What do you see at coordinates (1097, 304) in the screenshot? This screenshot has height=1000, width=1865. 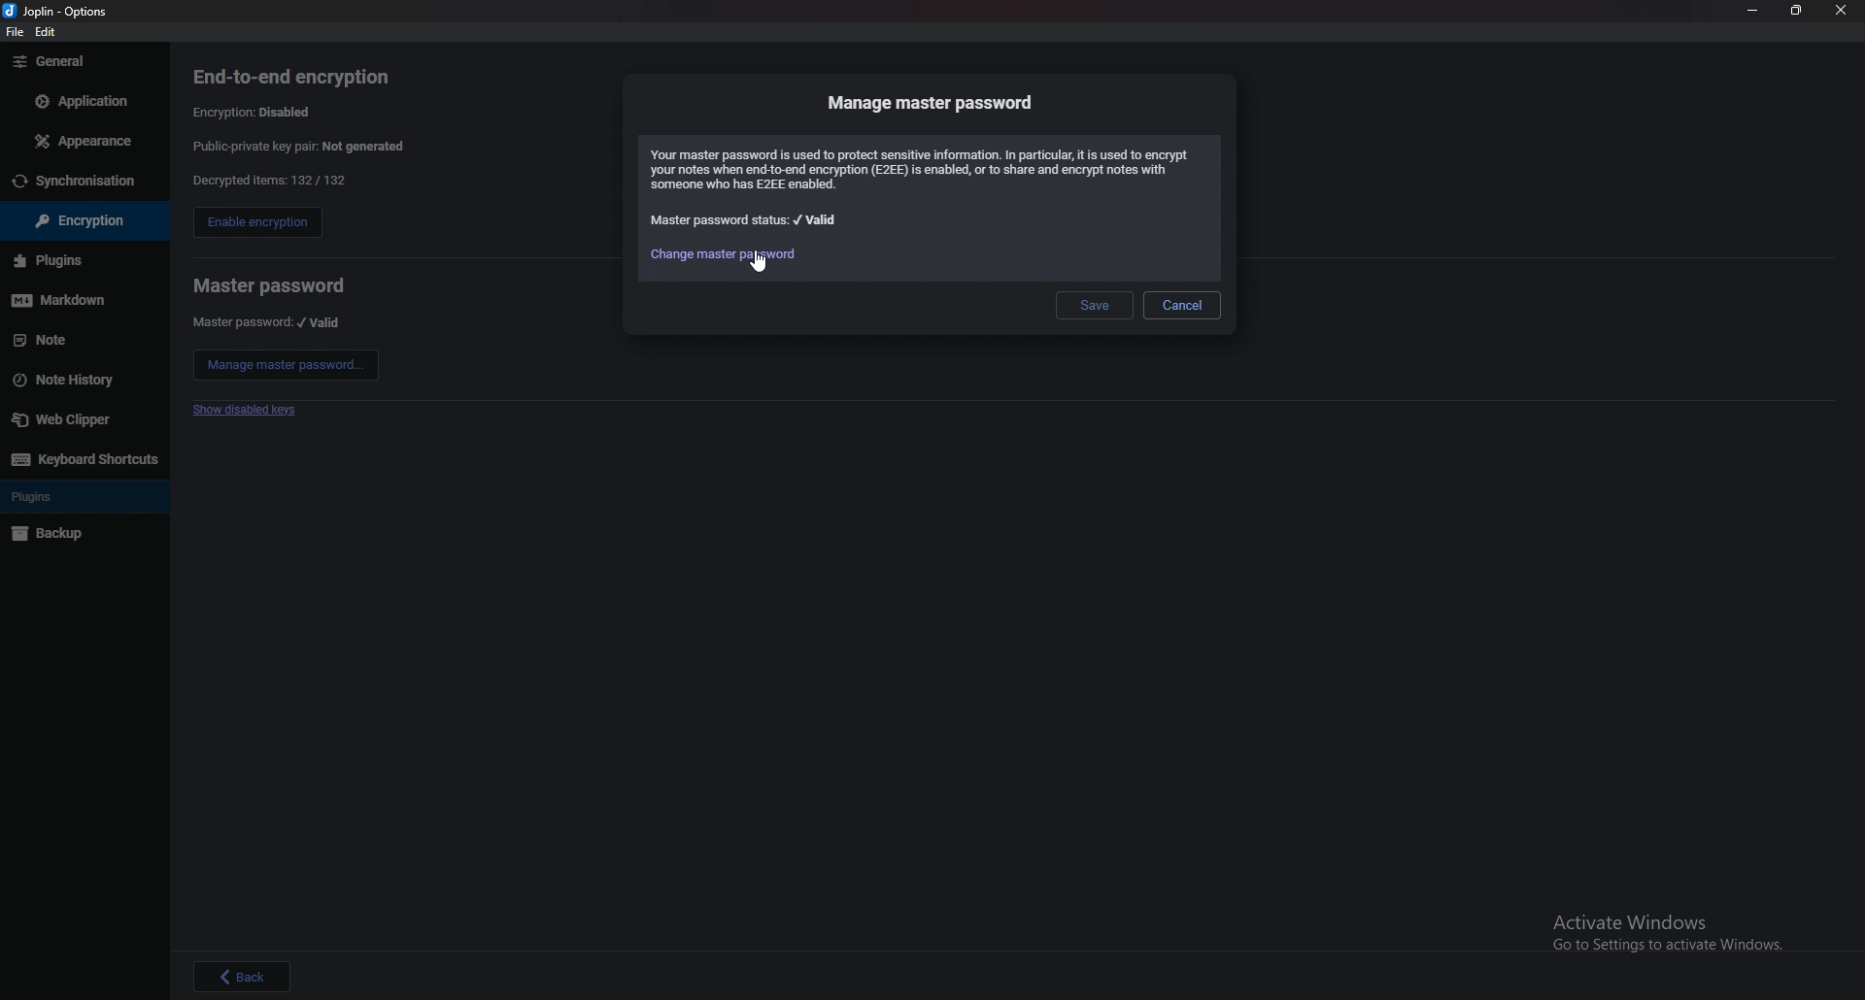 I see `save` at bounding box center [1097, 304].